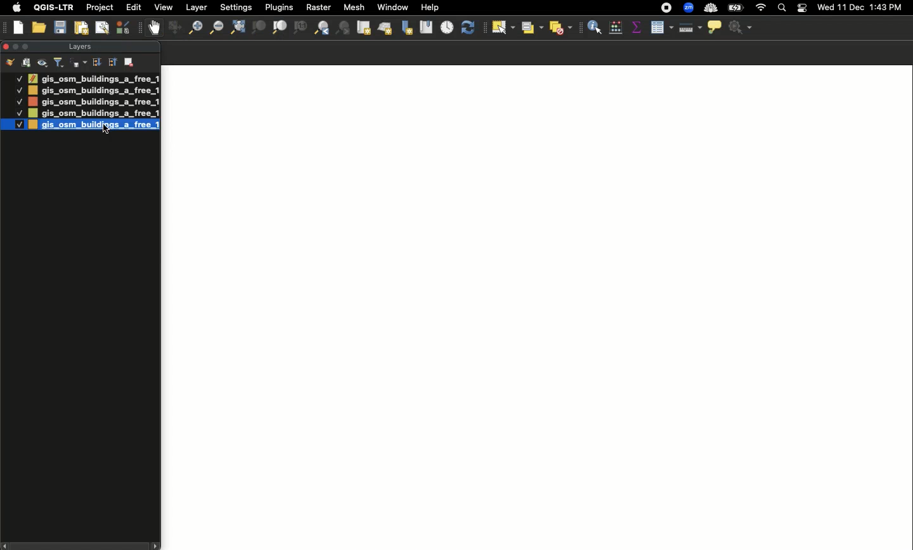 This screenshot has height=550, width=913. What do you see at coordinates (780, 9) in the screenshot?
I see `Search` at bounding box center [780, 9].